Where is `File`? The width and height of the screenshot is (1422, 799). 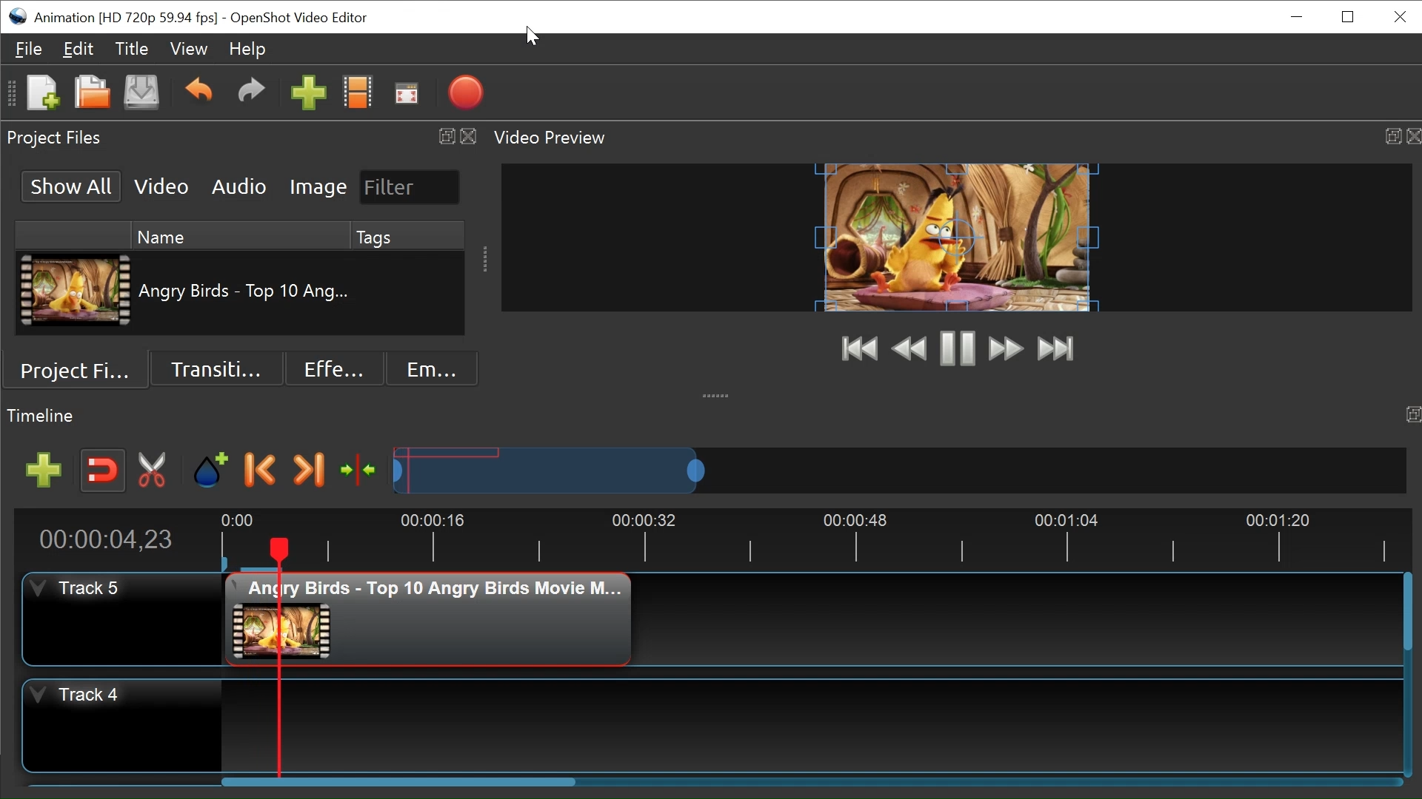 File is located at coordinates (29, 49).